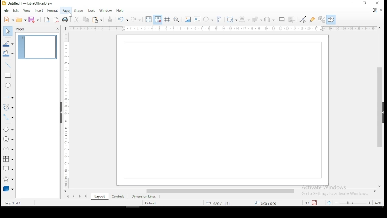  What do you see at coordinates (80, 197) in the screenshot?
I see `next page` at bounding box center [80, 197].